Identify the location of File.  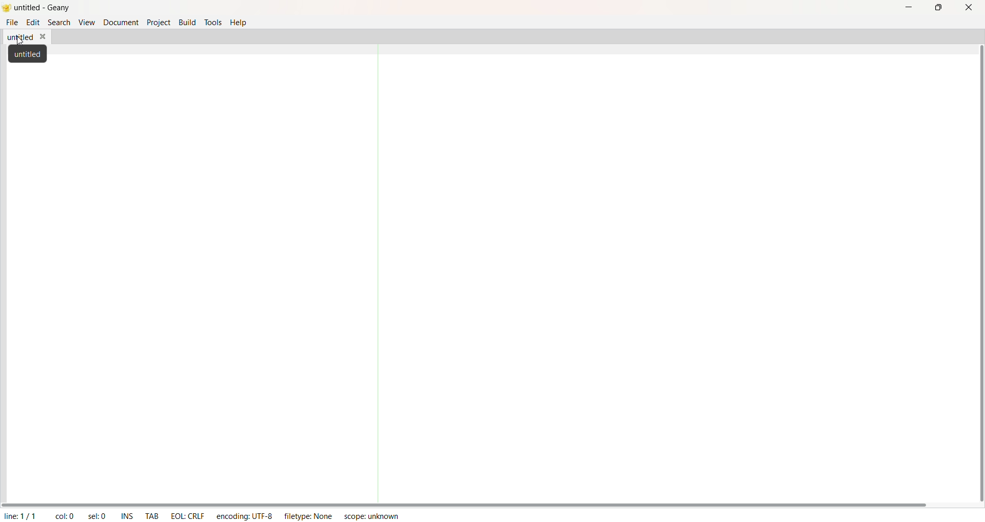
(13, 24).